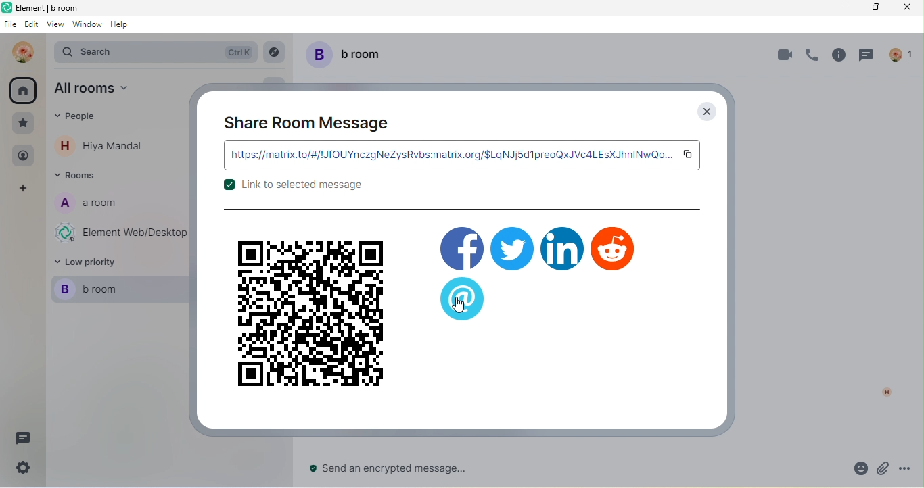 The height and width of the screenshot is (488, 924). What do you see at coordinates (292, 189) in the screenshot?
I see `link to selected message` at bounding box center [292, 189].